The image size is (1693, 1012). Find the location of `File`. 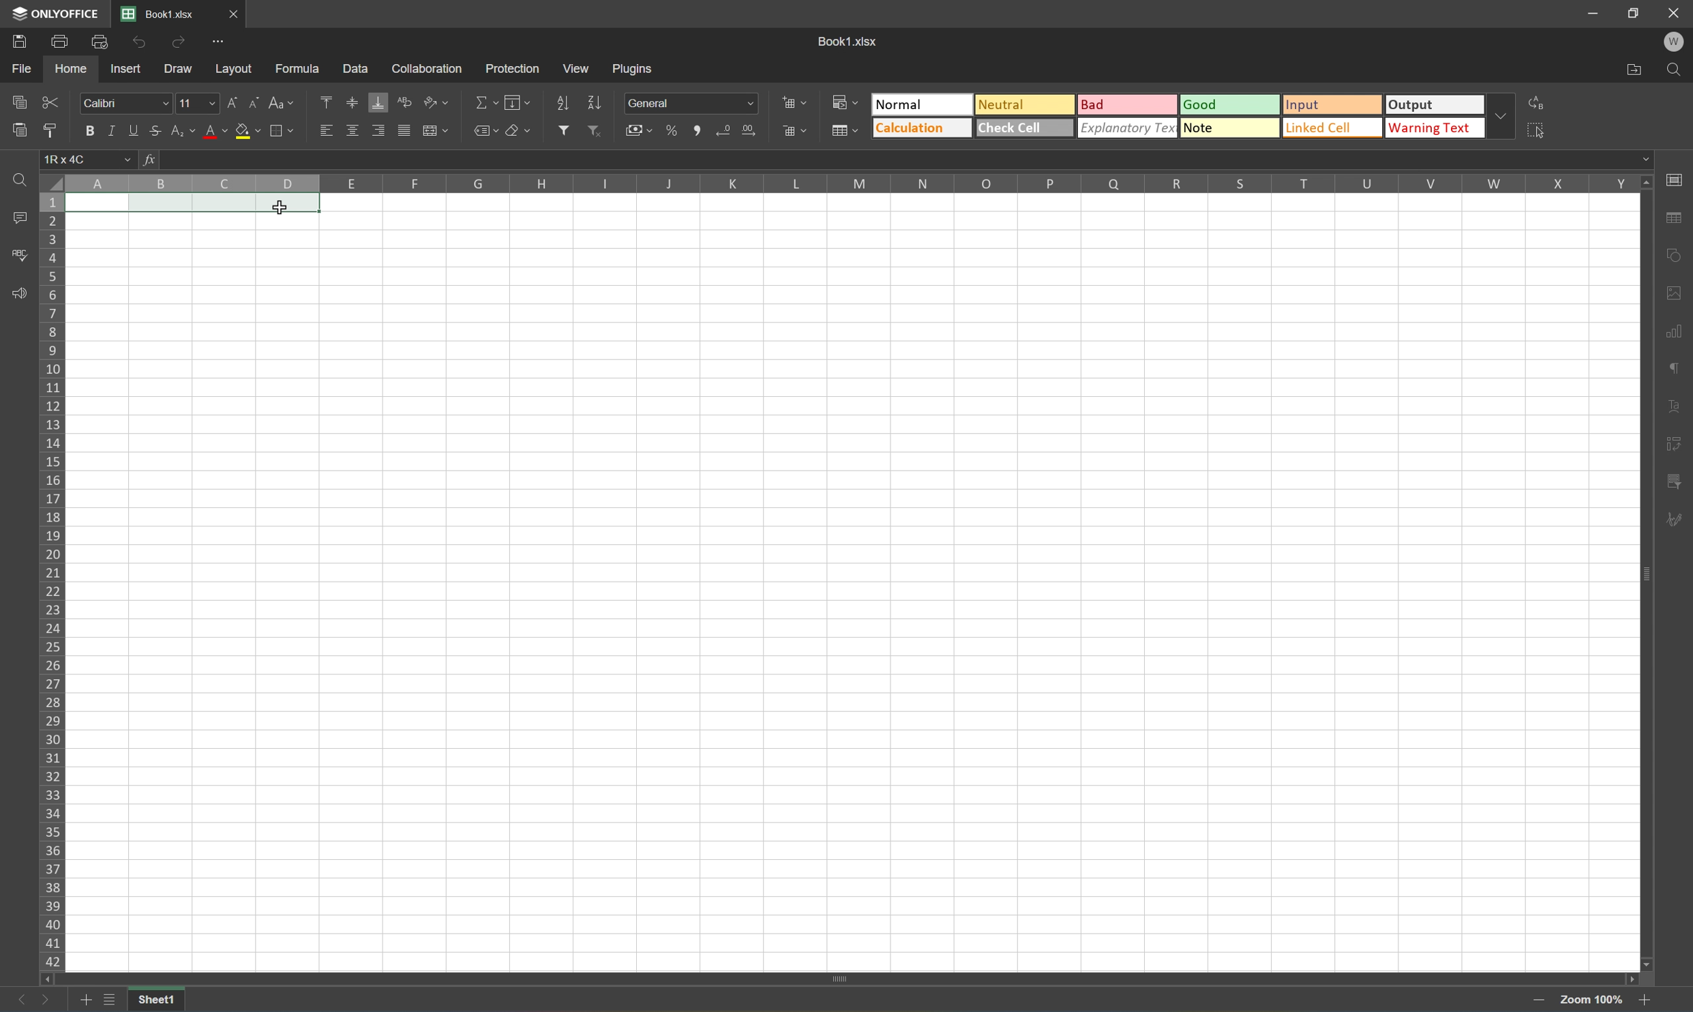

File is located at coordinates (23, 70).